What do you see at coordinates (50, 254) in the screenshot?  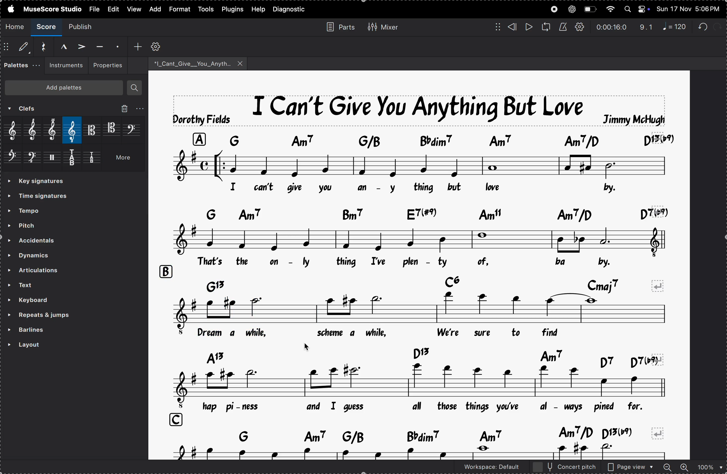 I see `dynamics` at bounding box center [50, 254].